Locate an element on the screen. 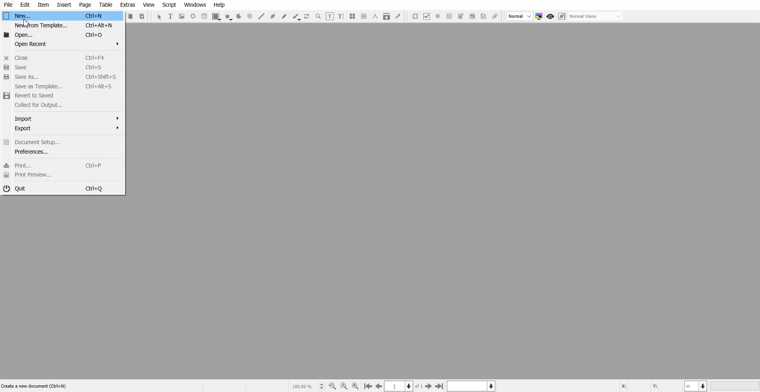 The image size is (760, 392). Preview mode is located at coordinates (551, 17).